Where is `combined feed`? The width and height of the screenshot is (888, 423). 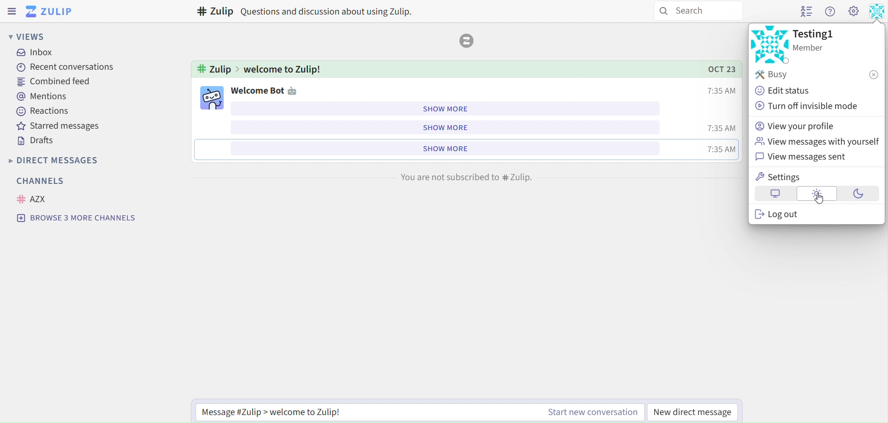 combined feed is located at coordinates (61, 82).